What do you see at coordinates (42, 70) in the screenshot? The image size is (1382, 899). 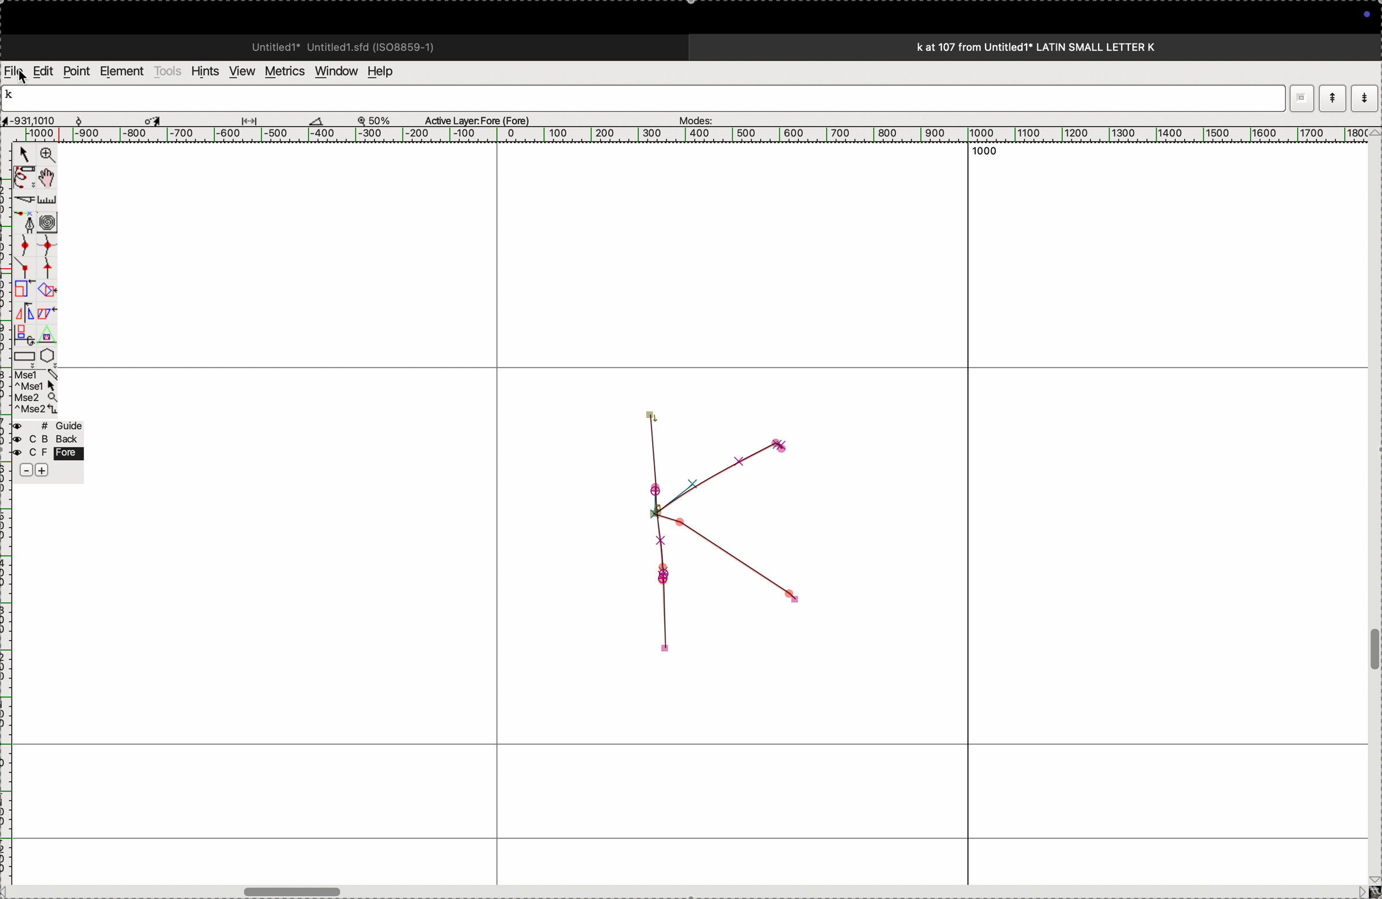 I see `edit` at bounding box center [42, 70].